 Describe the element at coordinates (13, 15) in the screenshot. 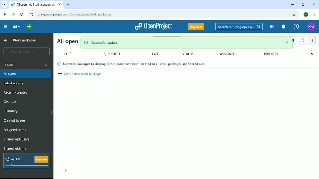

I see `Forward` at that location.